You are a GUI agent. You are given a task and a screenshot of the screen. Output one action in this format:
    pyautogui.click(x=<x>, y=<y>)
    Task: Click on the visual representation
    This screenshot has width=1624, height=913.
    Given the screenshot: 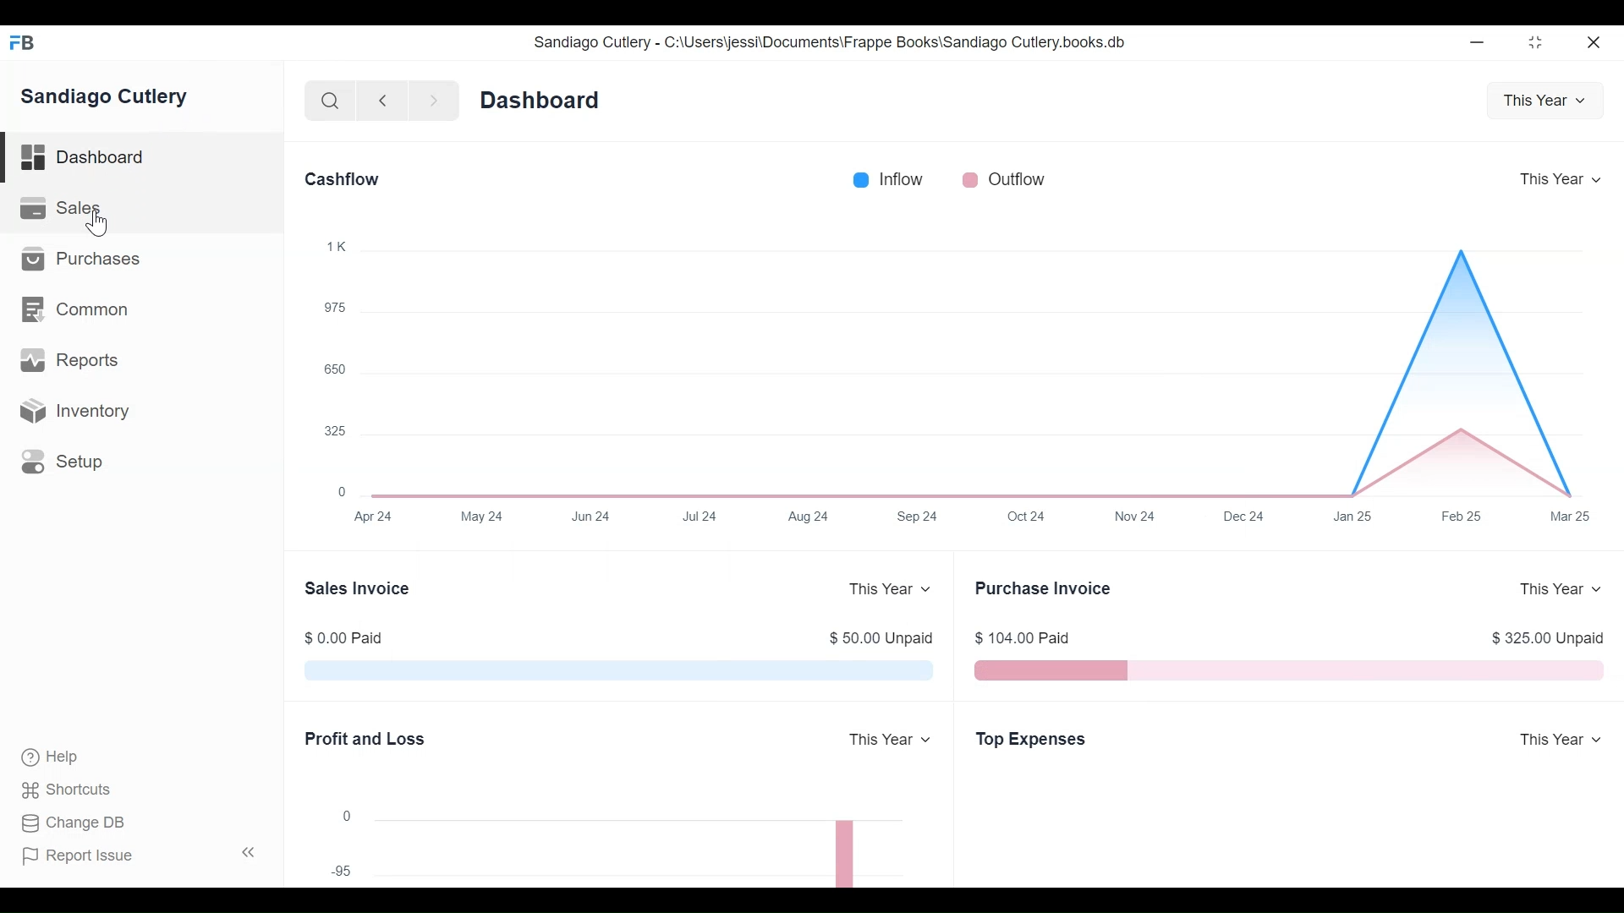 What is the action you would take?
    pyautogui.click(x=619, y=671)
    